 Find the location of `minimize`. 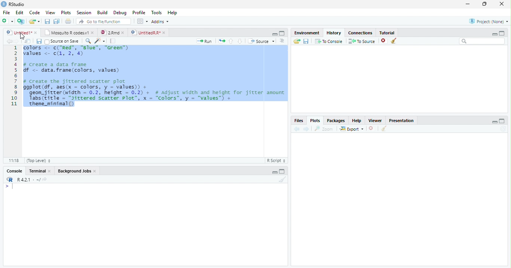

minimize is located at coordinates (468, 4).